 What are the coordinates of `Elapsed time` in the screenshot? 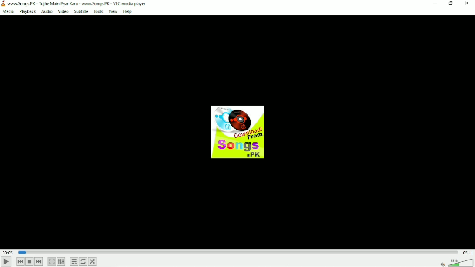 It's located at (7, 252).